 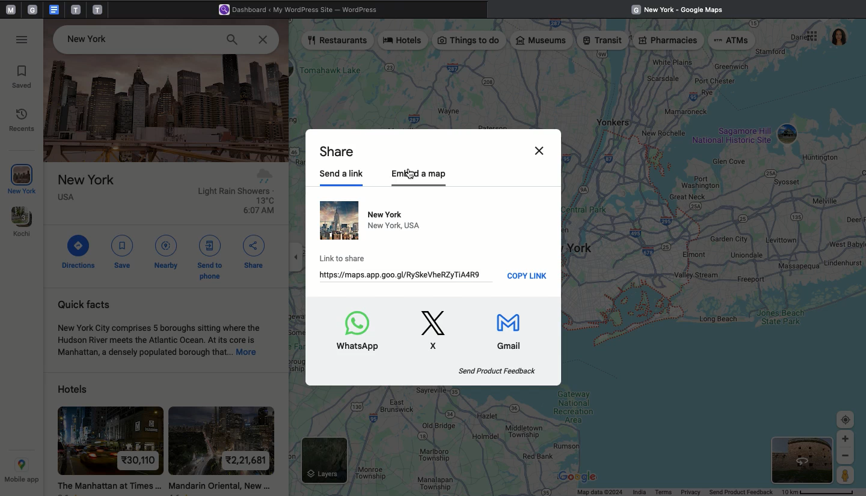 I want to click on Close, so click(x=261, y=40).